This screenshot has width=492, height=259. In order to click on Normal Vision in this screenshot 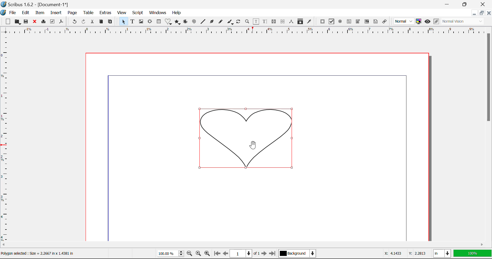, I will do `click(463, 22)`.